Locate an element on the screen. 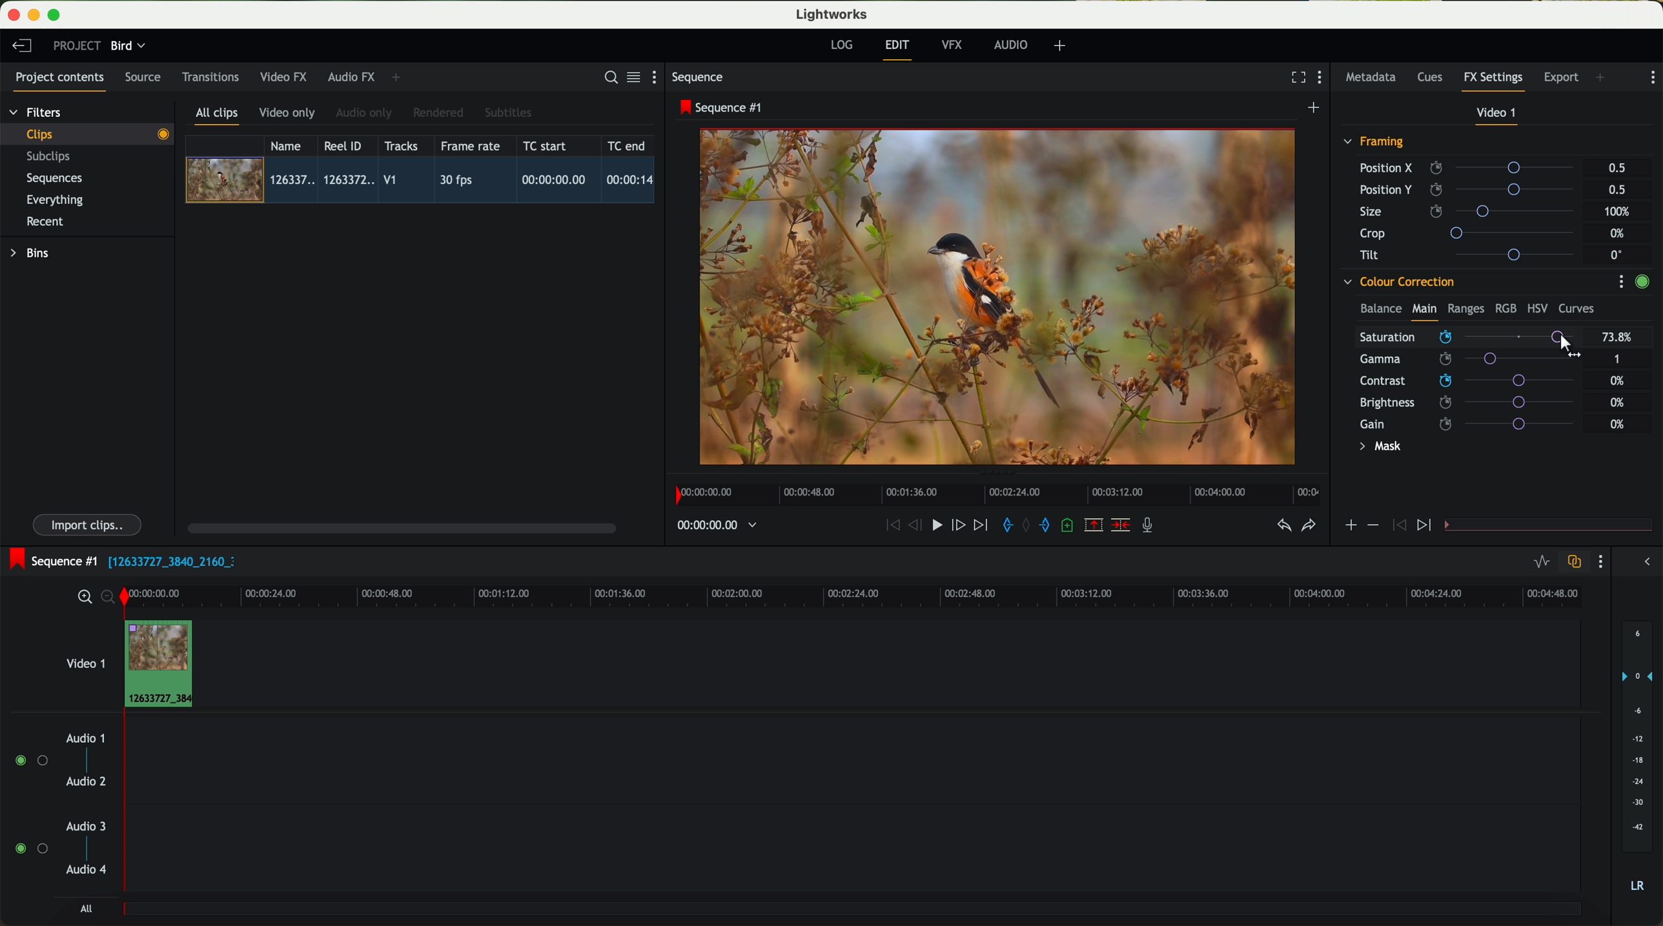 The image size is (1663, 926). 100% is located at coordinates (1620, 212).